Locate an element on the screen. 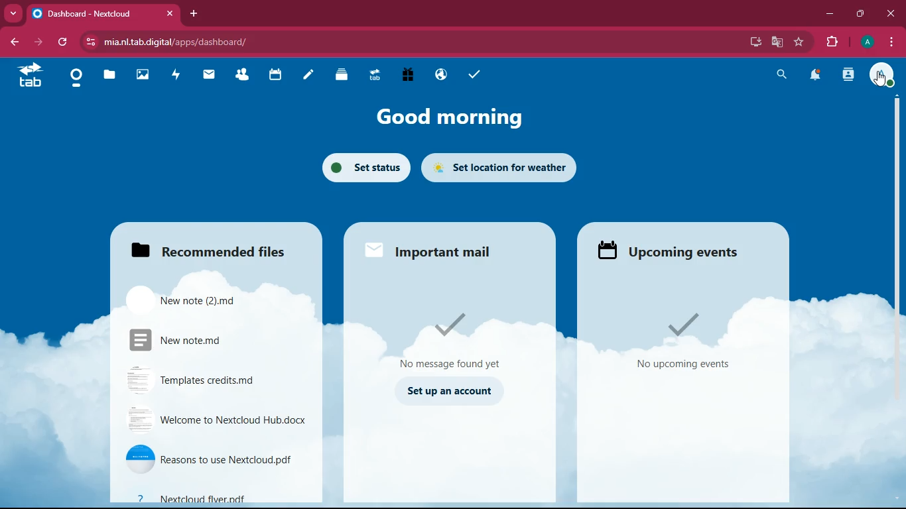 Image resolution: width=906 pixels, height=509 pixels. good morning is located at coordinates (448, 114).